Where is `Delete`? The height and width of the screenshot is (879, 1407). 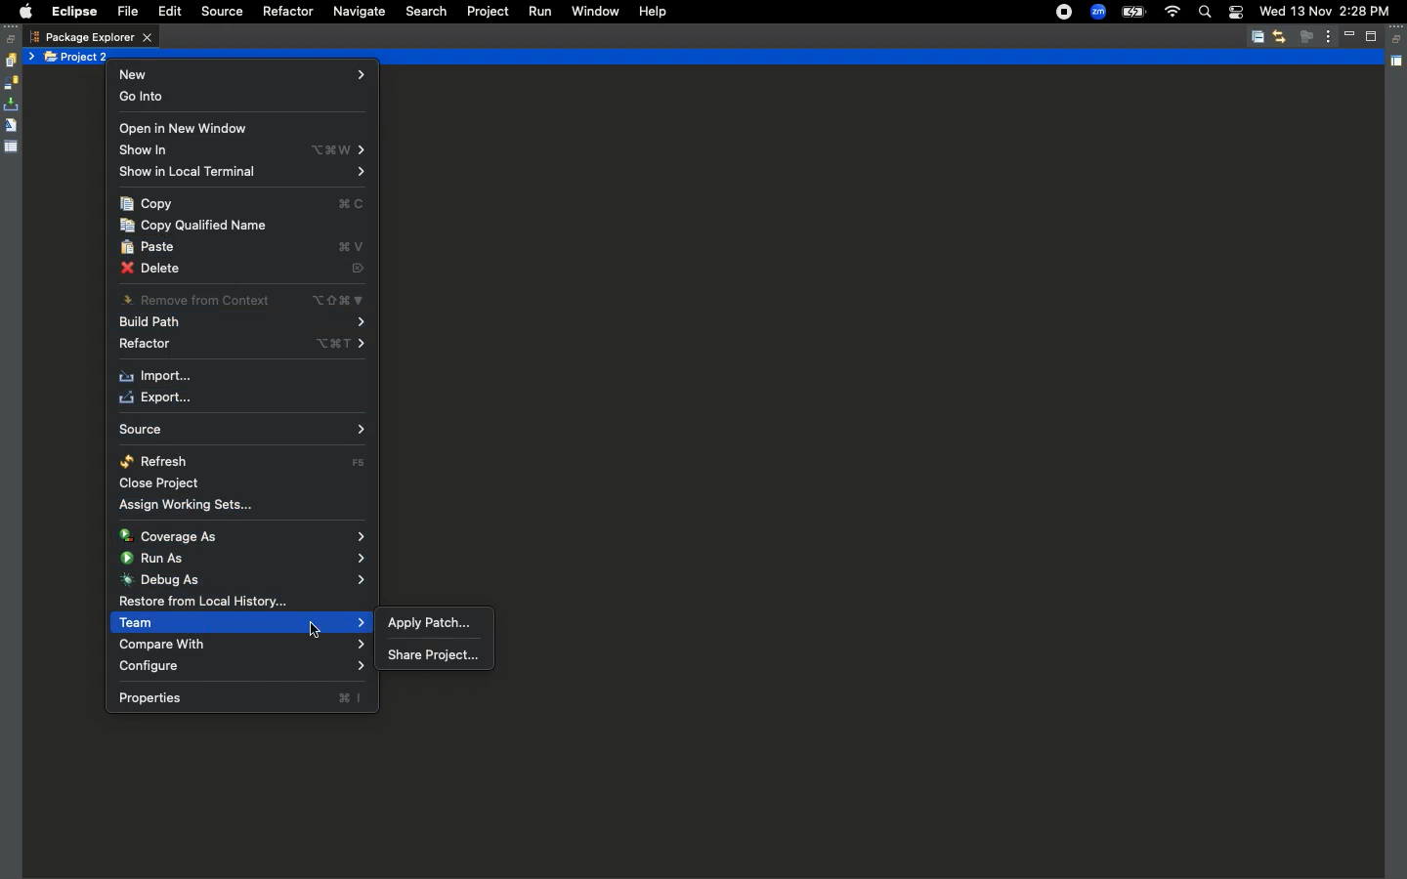 Delete is located at coordinates (242, 272).